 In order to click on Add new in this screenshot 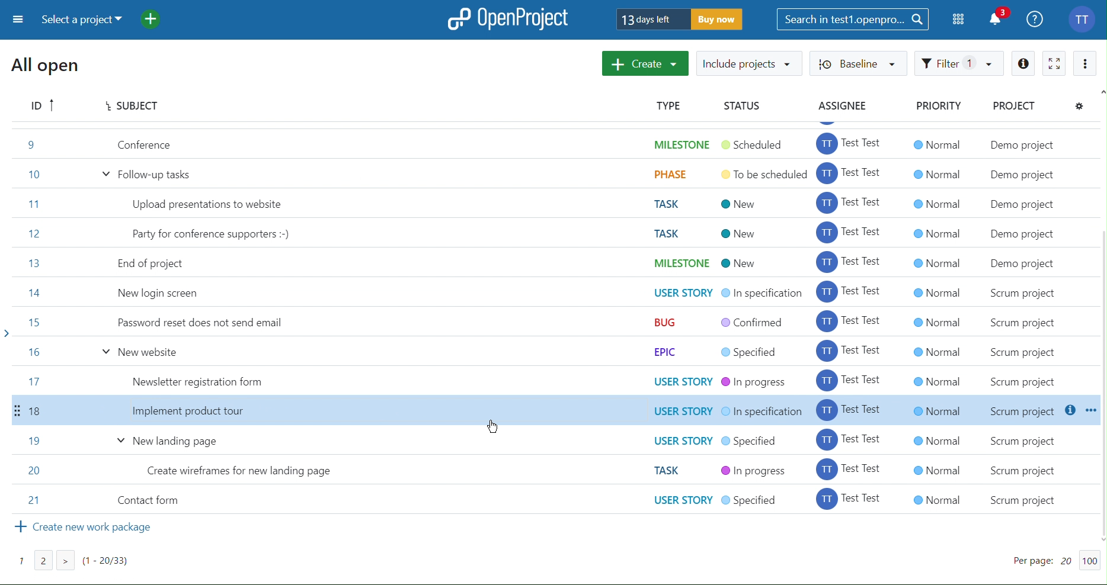, I will do `click(159, 20)`.